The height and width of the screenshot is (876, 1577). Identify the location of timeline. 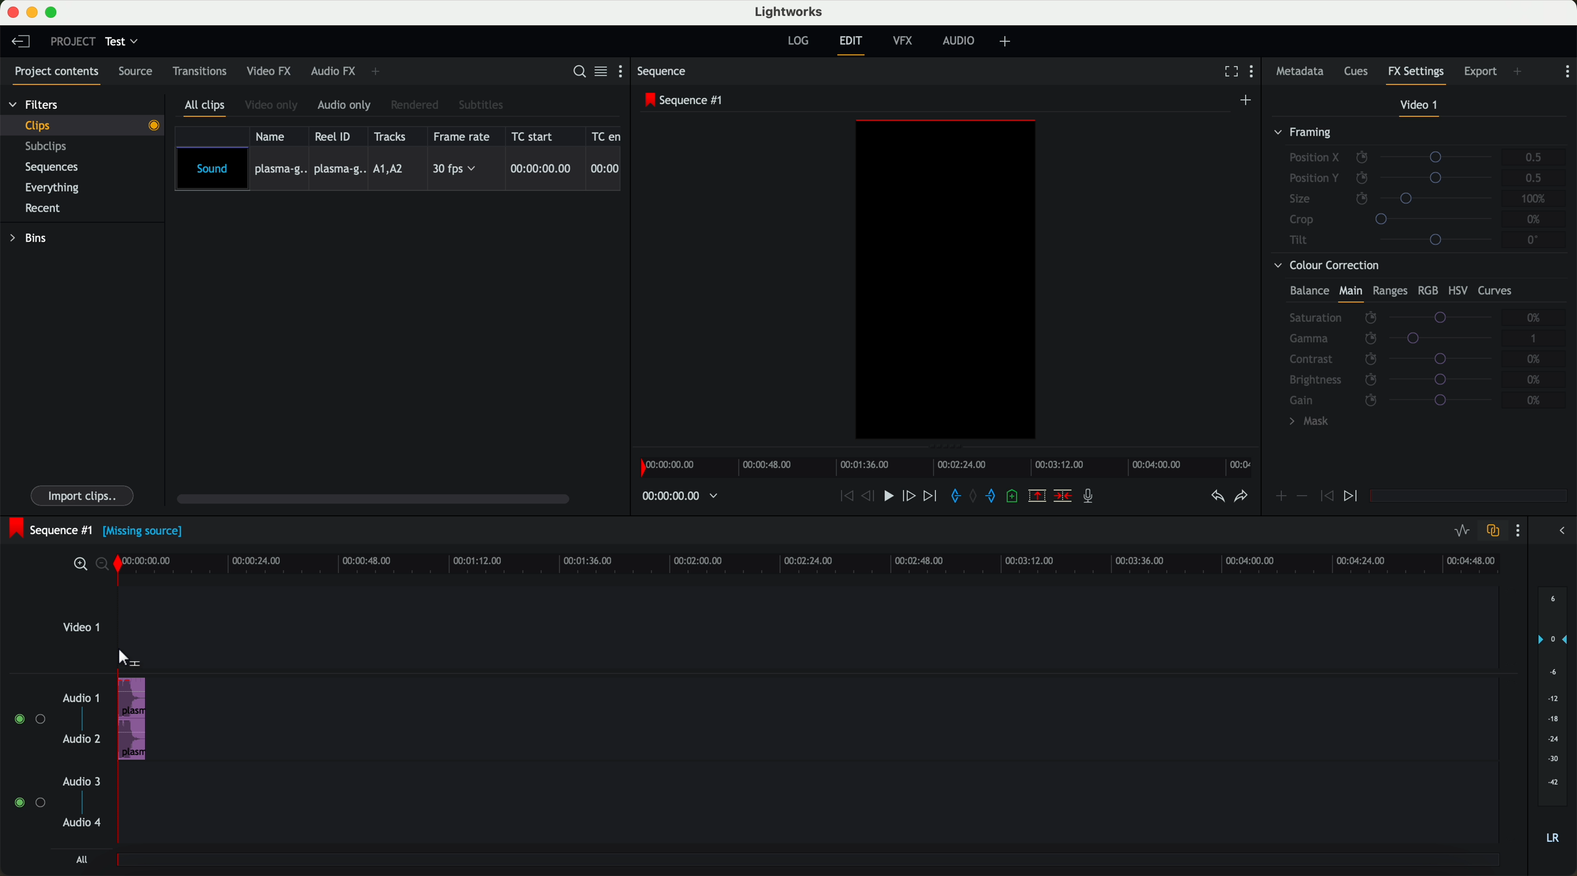
(818, 564).